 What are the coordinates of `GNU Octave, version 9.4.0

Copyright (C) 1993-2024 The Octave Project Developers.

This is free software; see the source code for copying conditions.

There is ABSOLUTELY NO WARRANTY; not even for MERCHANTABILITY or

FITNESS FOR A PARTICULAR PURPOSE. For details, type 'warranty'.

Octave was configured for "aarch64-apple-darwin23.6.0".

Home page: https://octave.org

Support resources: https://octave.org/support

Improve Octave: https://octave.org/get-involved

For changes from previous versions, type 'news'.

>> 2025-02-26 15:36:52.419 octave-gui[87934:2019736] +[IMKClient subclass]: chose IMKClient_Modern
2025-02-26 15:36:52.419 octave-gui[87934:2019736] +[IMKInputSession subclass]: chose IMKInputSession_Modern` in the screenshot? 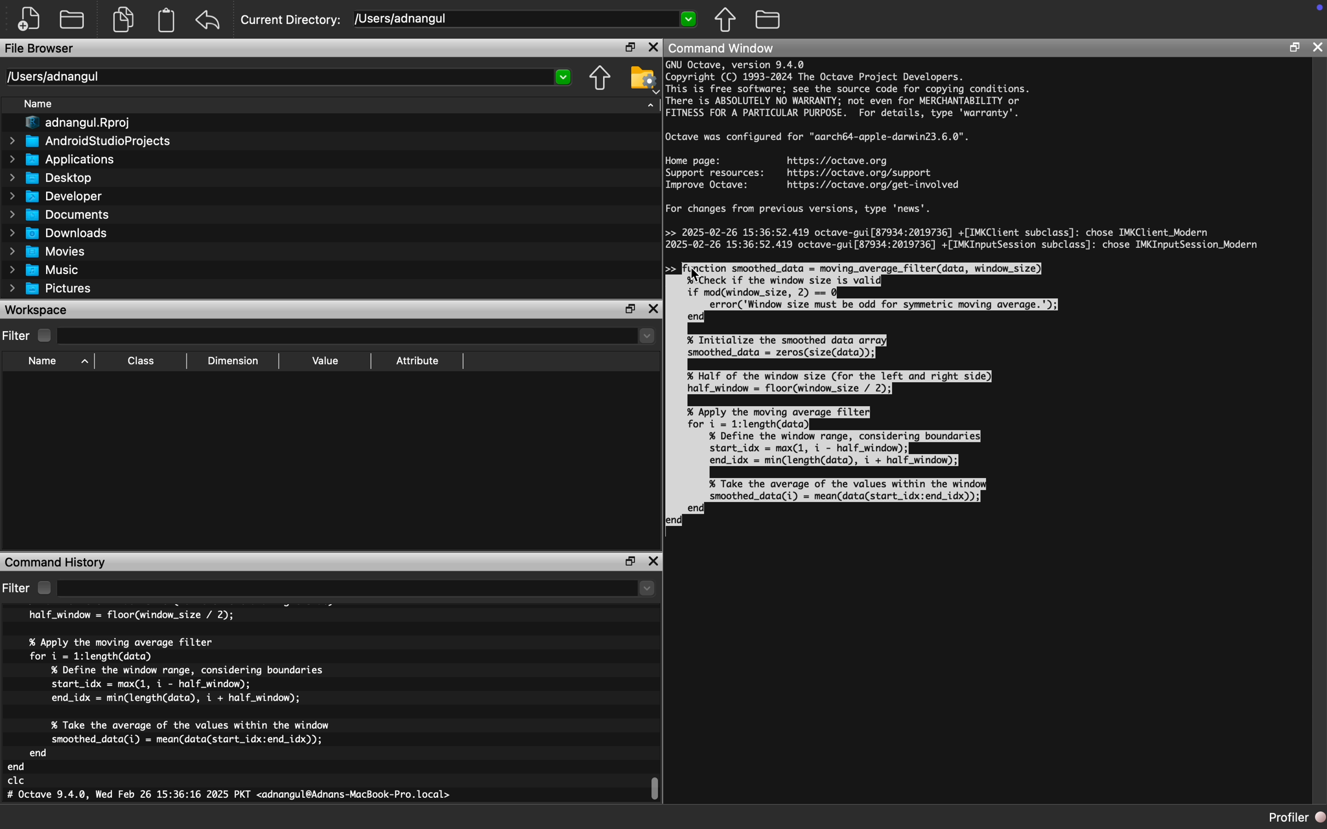 It's located at (965, 155).